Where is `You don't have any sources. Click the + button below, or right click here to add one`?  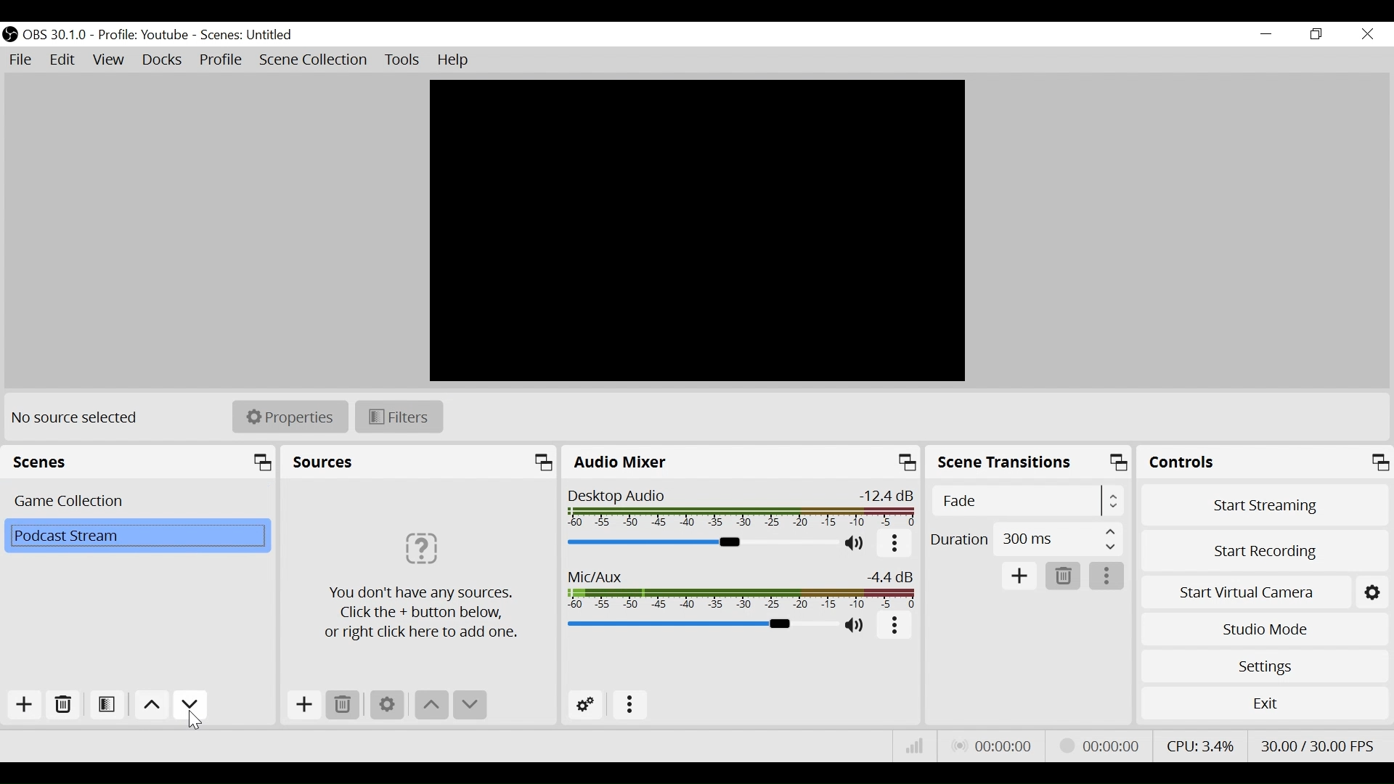
You don't have any sources. Click the + button below, or right click here to add one is located at coordinates (420, 581).